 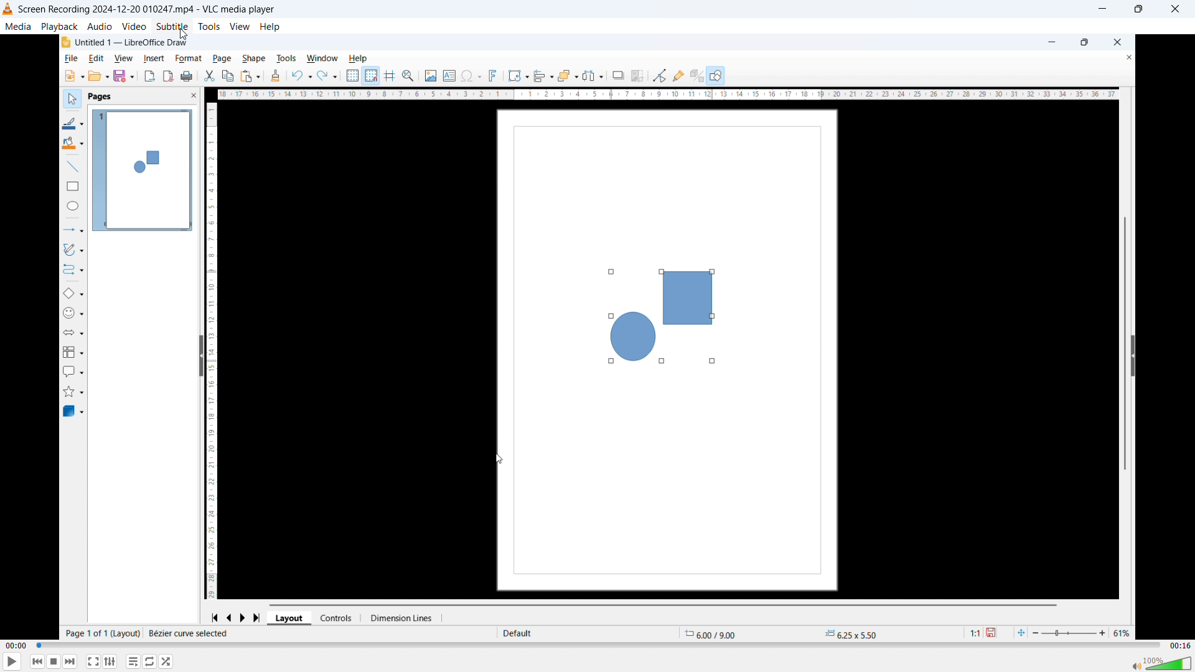 What do you see at coordinates (1123, 58) in the screenshot?
I see `close` at bounding box center [1123, 58].